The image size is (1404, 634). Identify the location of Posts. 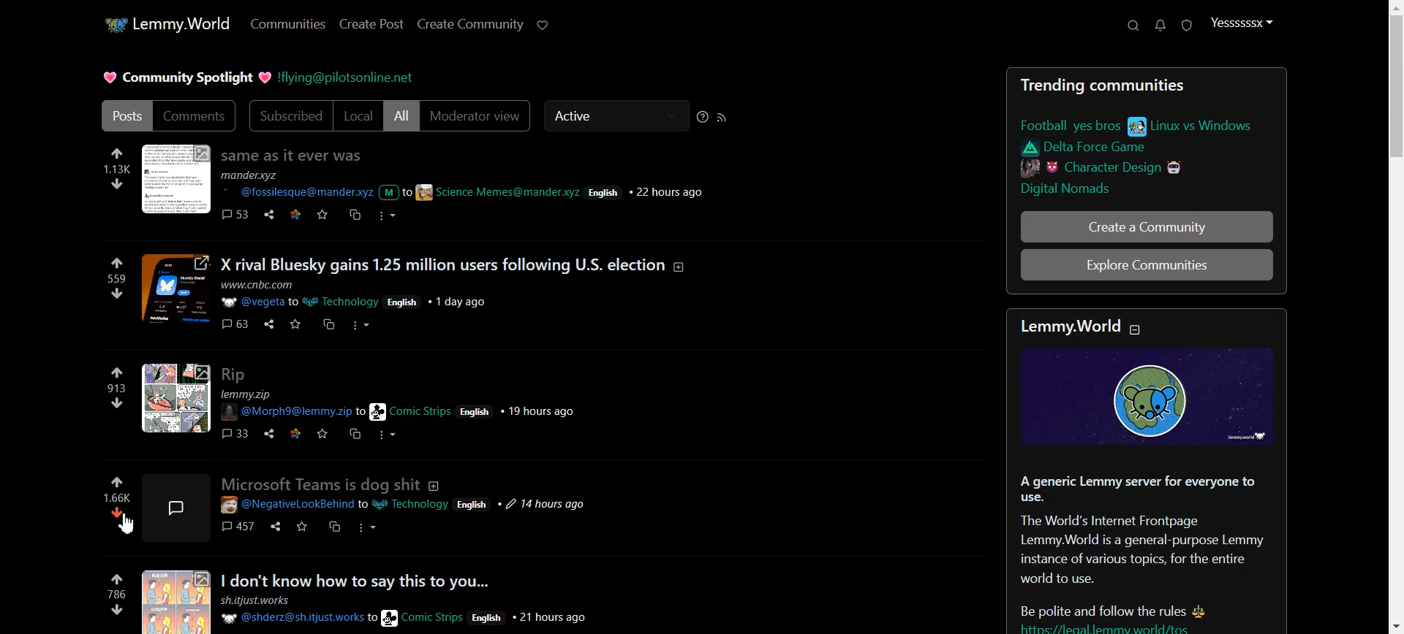
(125, 115).